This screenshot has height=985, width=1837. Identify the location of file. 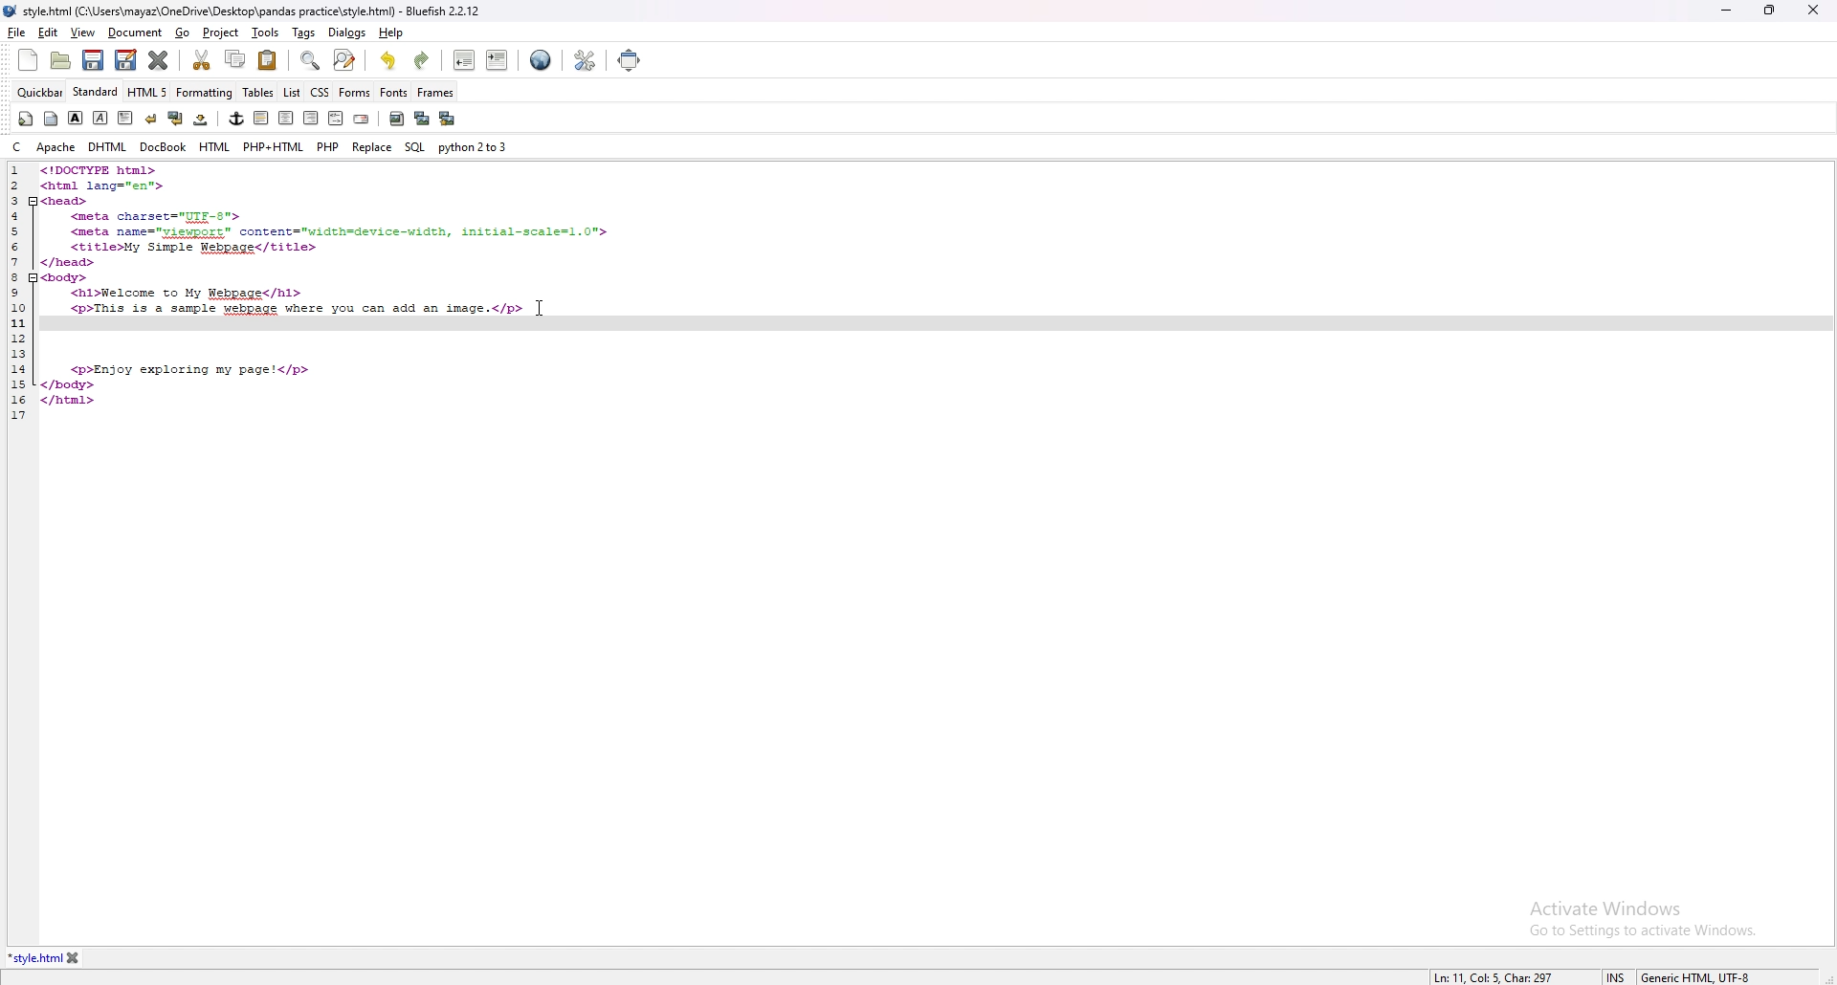
(17, 33).